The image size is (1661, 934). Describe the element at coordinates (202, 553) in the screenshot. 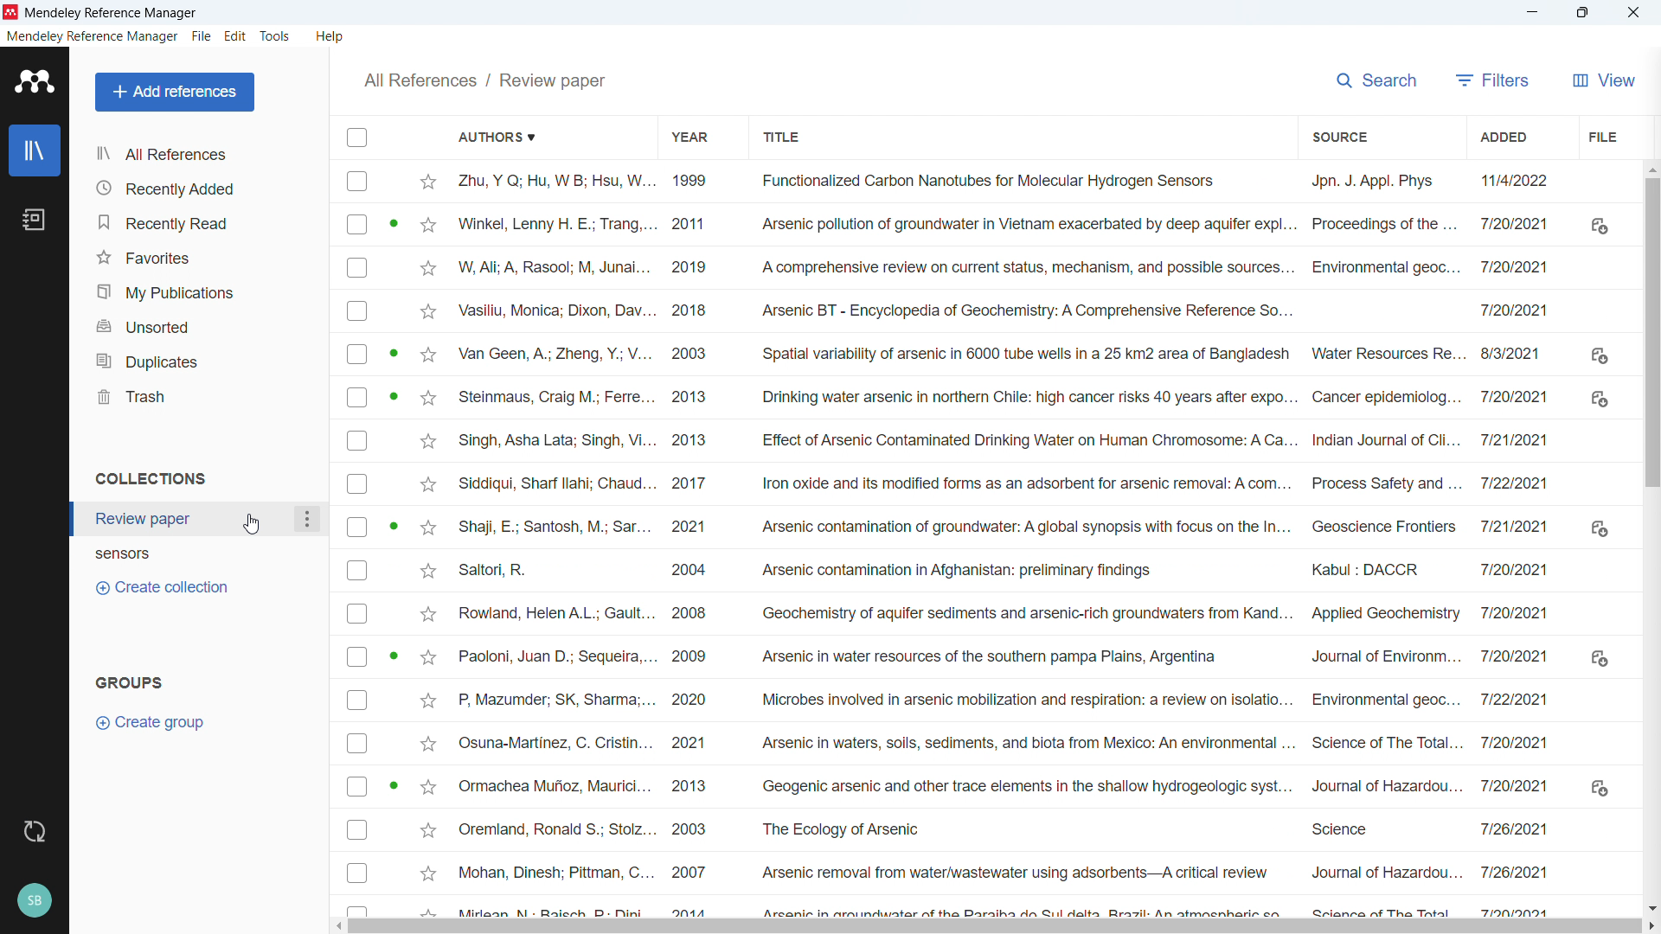

I see `Collection 2 ` at that location.